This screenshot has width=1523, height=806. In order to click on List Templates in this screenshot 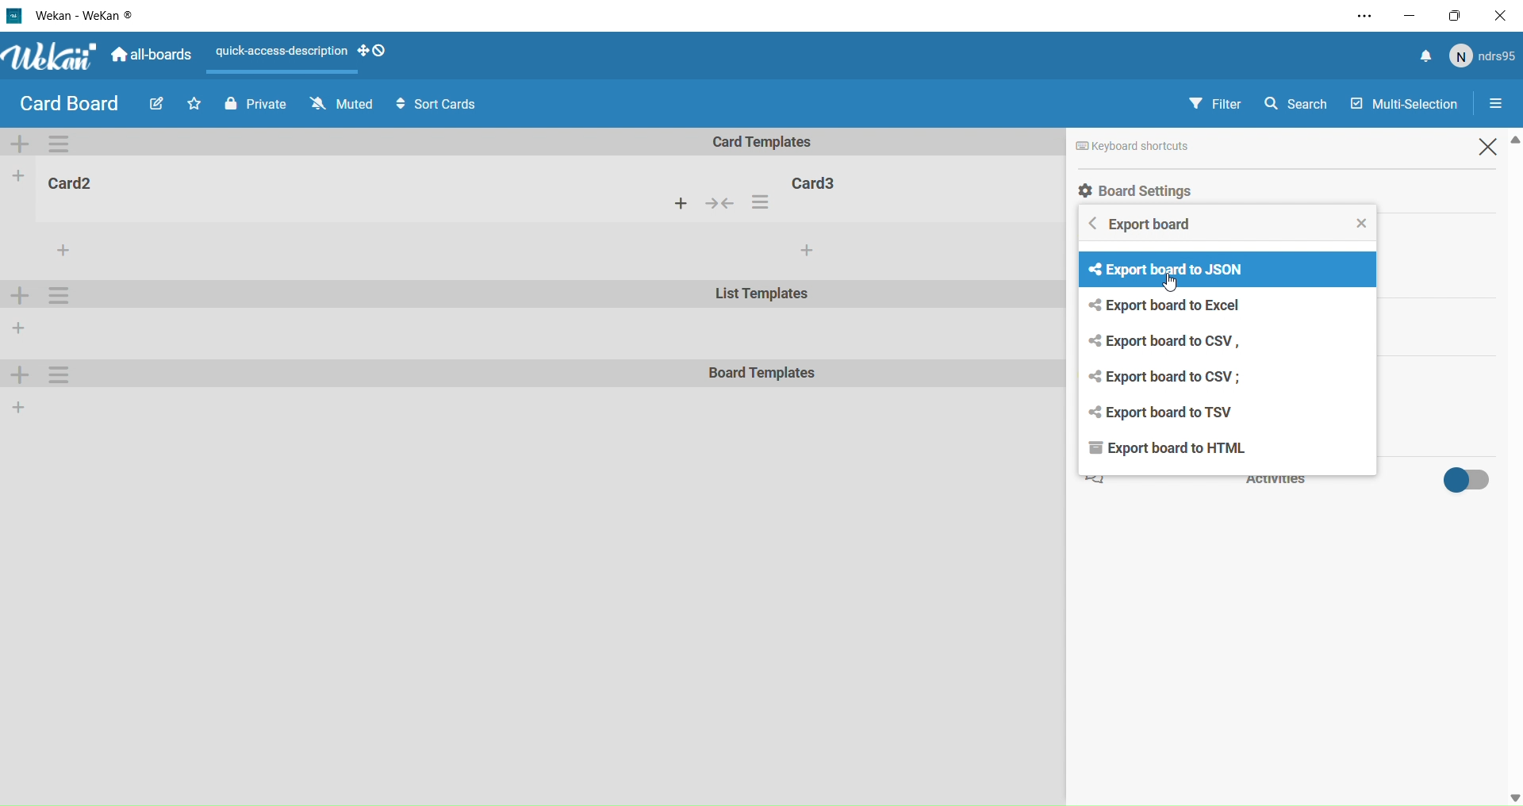, I will do `click(764, 297)`.